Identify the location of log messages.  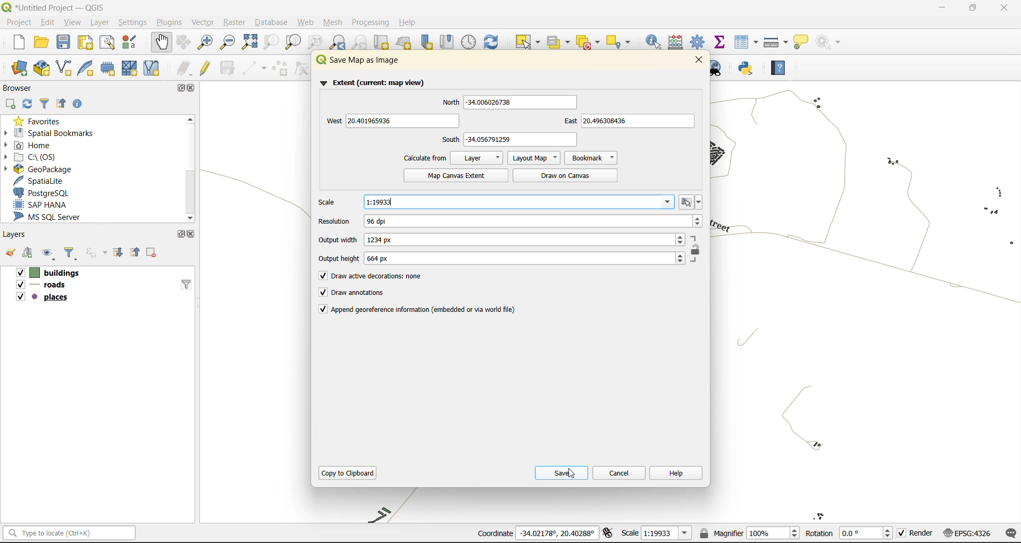
(1009, 533).